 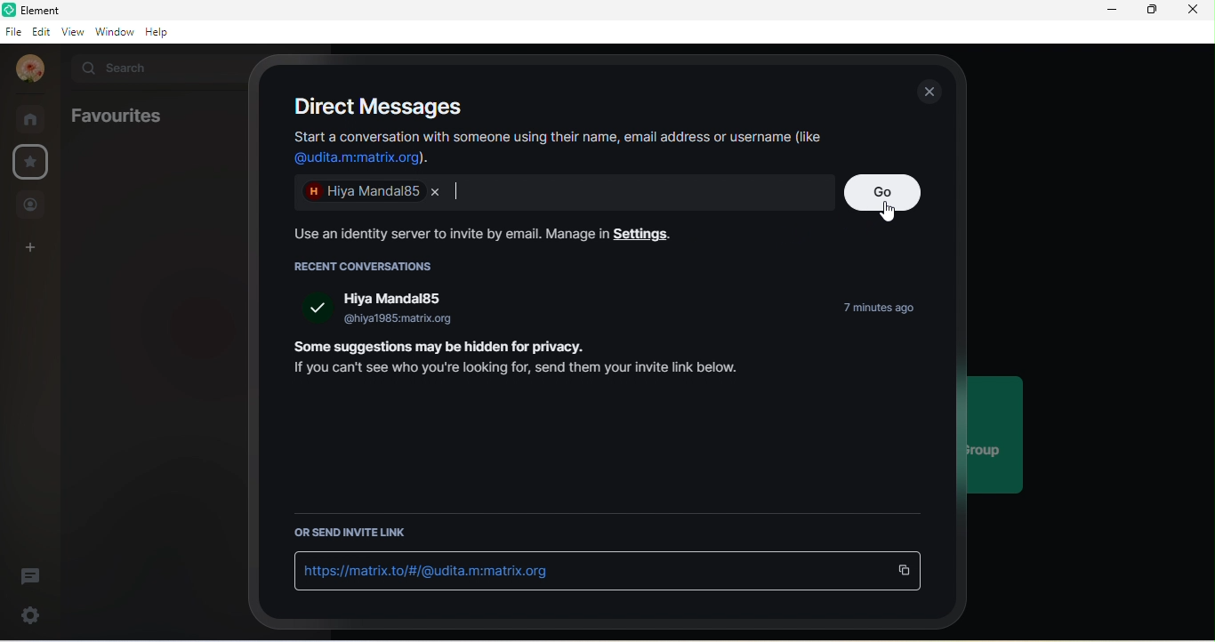 What do you see at coordinates (10, 9) in the screenshot?
I see `Logo` at bounding box center [10, 9].